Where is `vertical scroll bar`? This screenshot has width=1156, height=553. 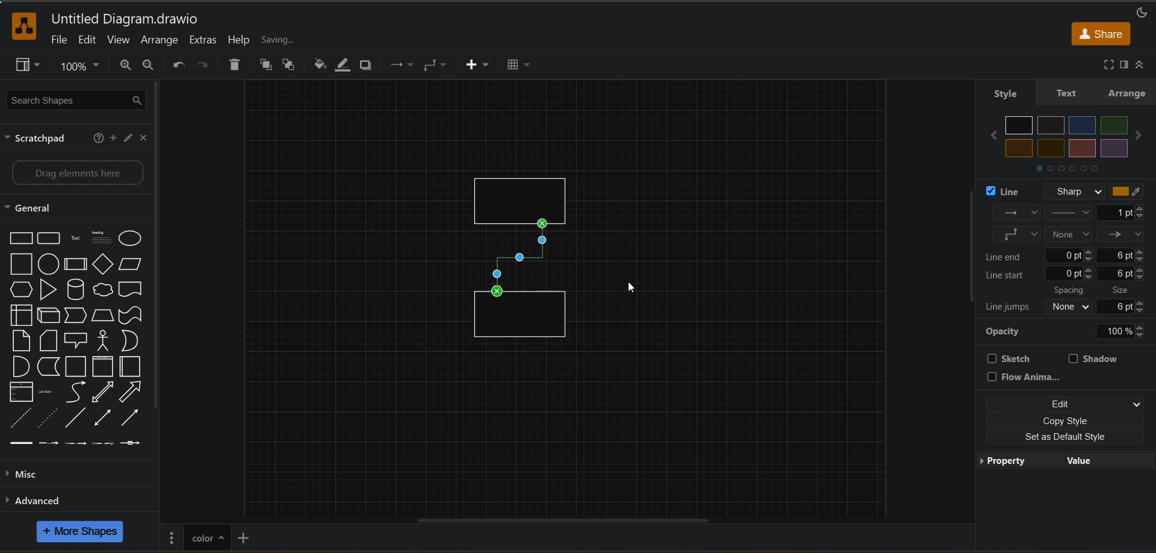 vertical scroll bar is located at coordinates (967, 246).